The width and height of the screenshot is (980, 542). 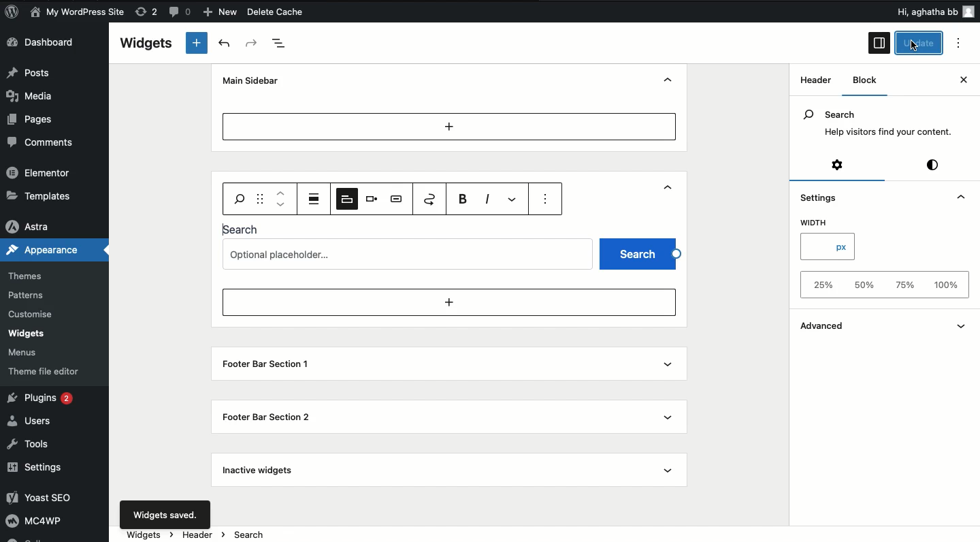 What do you see at coordinates (917, 48) in the screenshot?
I see `cursor` at bounding box center [917, 48].